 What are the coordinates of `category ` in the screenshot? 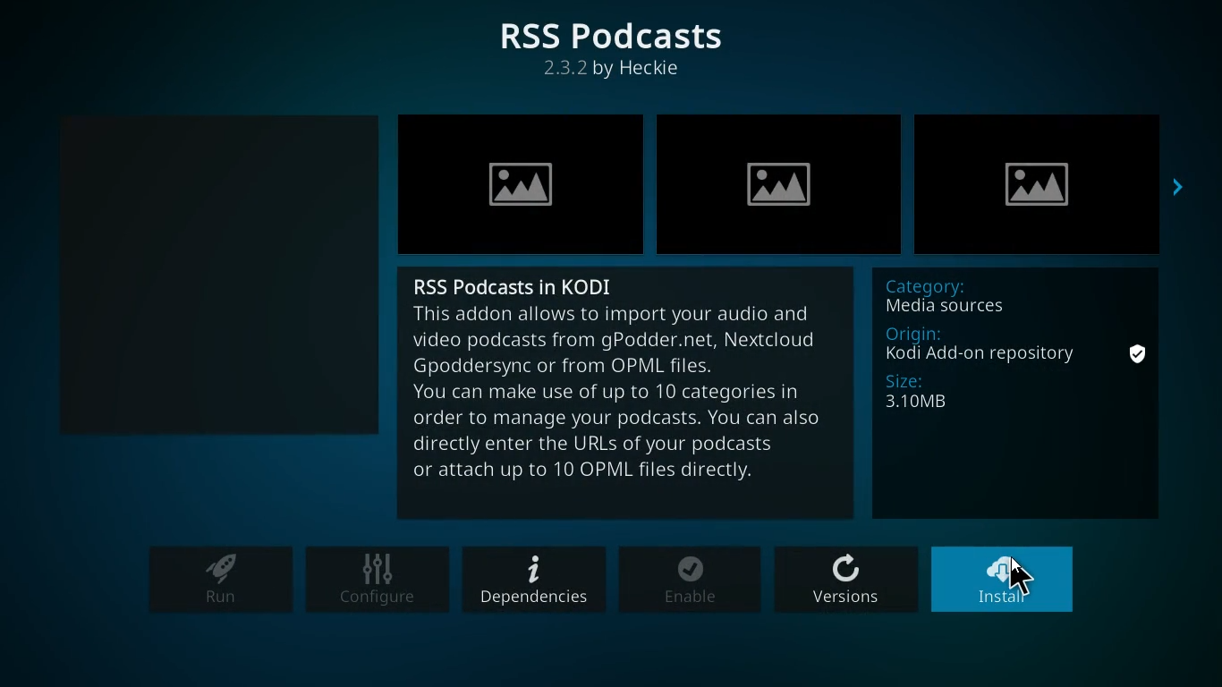 It's located at (981, 296).